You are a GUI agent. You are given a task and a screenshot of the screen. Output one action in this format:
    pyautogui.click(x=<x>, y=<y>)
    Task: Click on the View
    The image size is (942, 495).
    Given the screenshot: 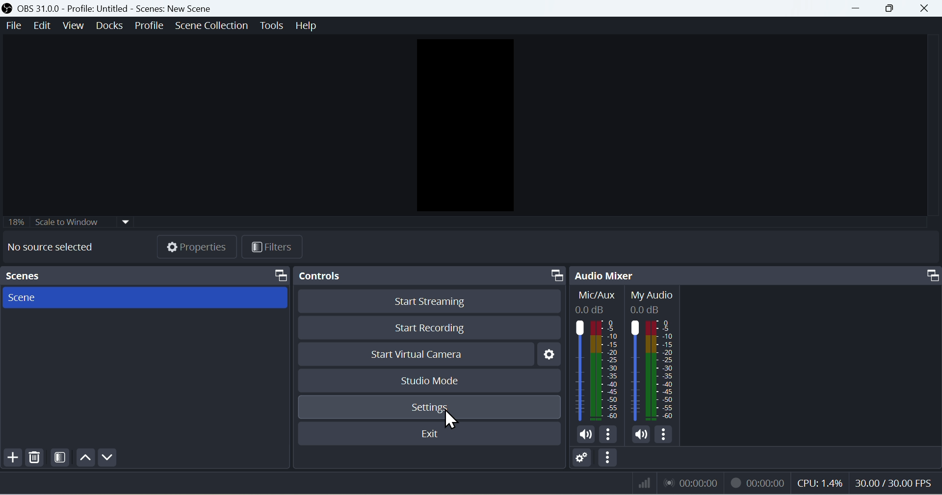 What is the action you would take?
    pyautogui.click(x=73, y=26)
    